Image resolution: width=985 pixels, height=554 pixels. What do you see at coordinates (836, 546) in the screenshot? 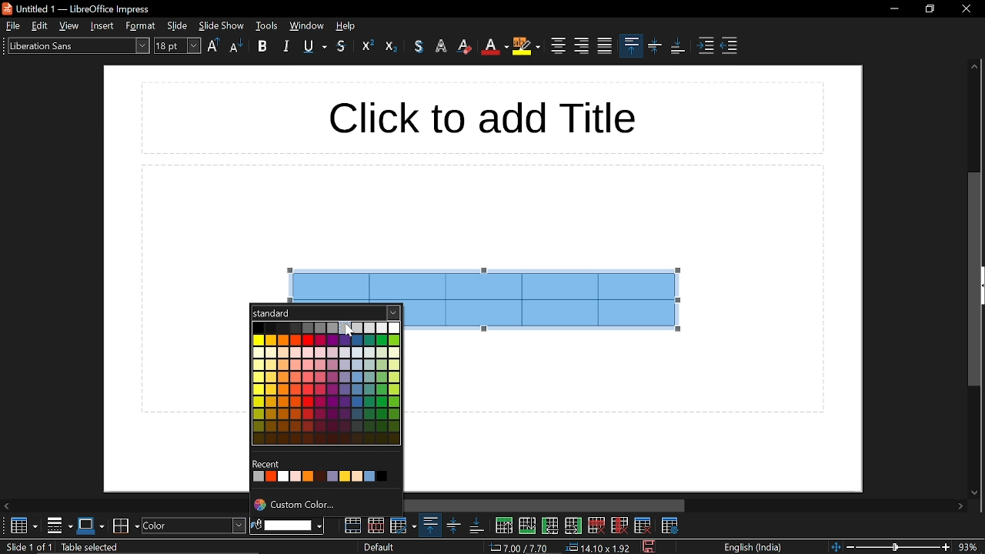
I see `fit to page ` at bounding box center [836, 546].